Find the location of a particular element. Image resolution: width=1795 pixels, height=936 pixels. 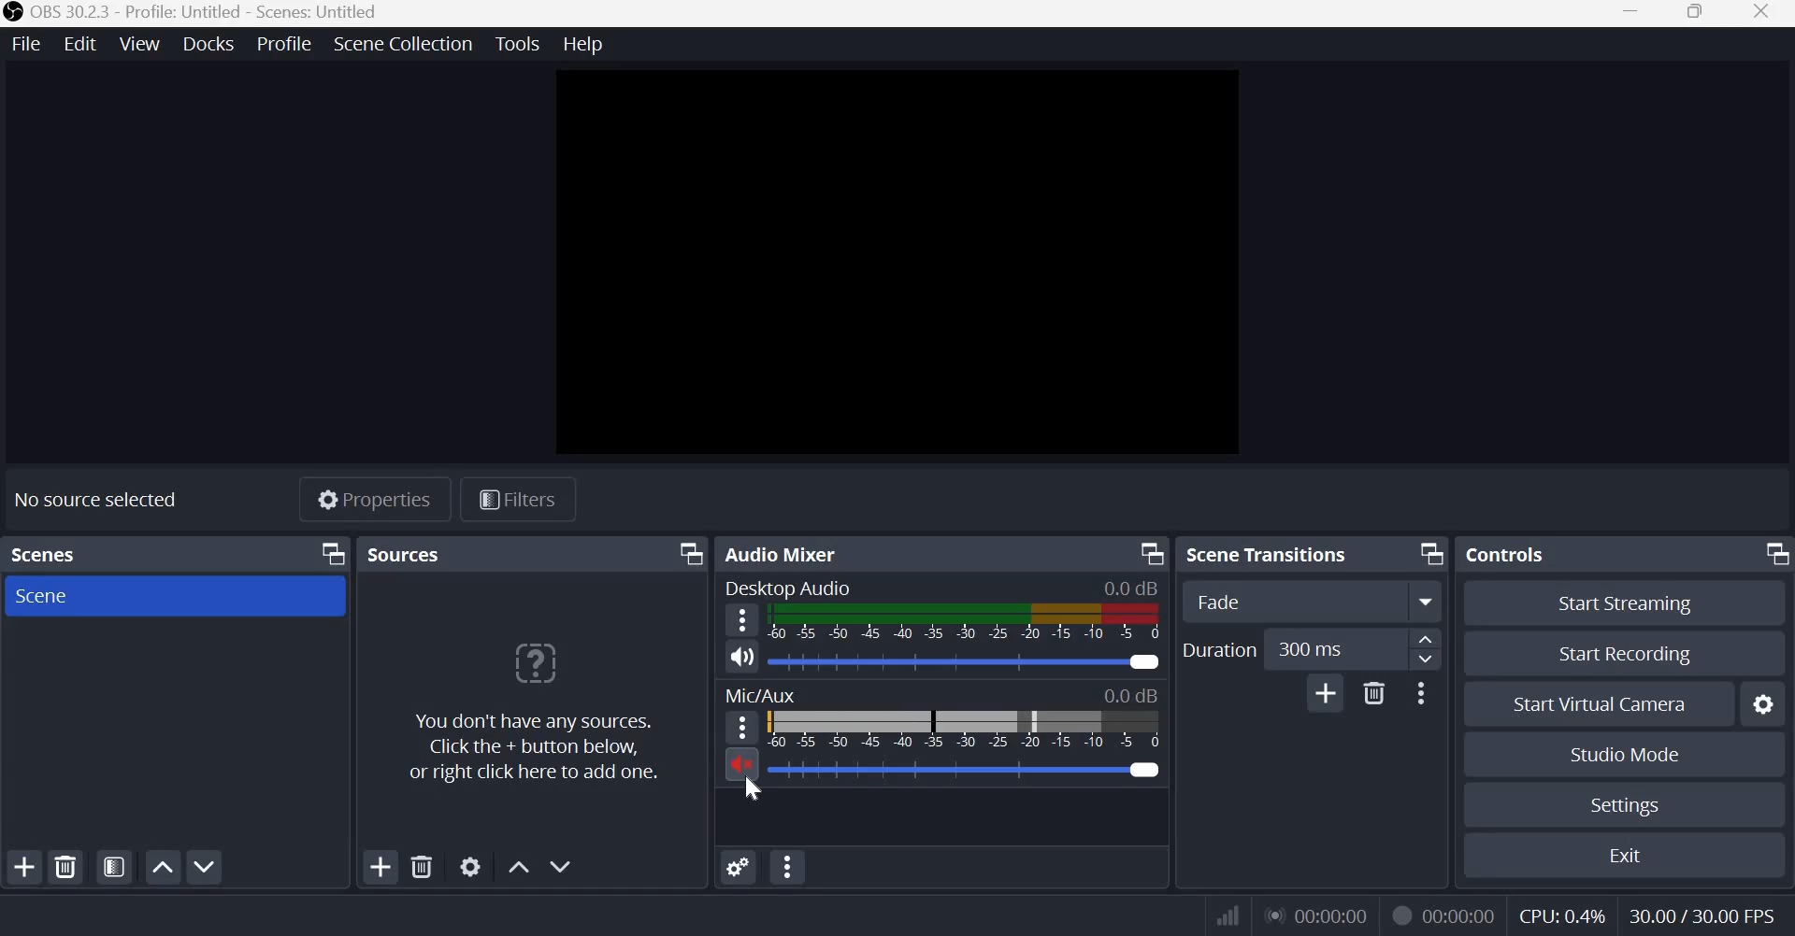

Docks is located at coordinates (208, 46).